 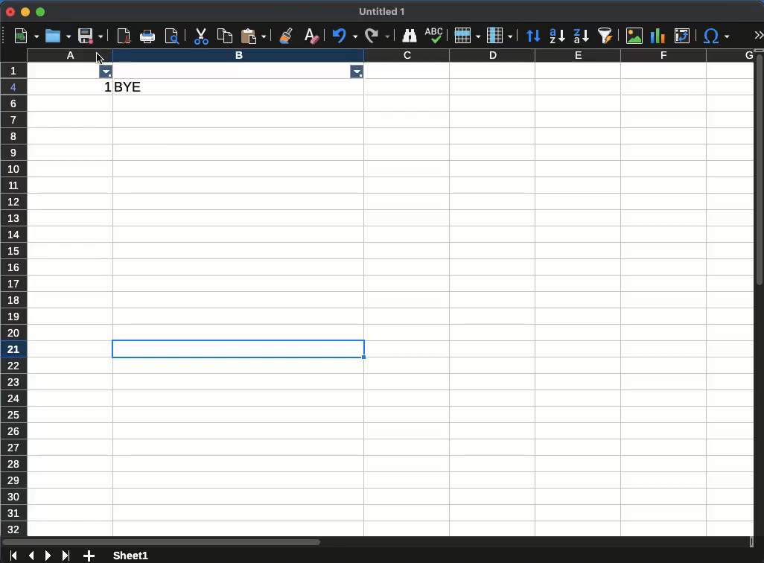 I want to click on scroll, so click(x=760, y=293).